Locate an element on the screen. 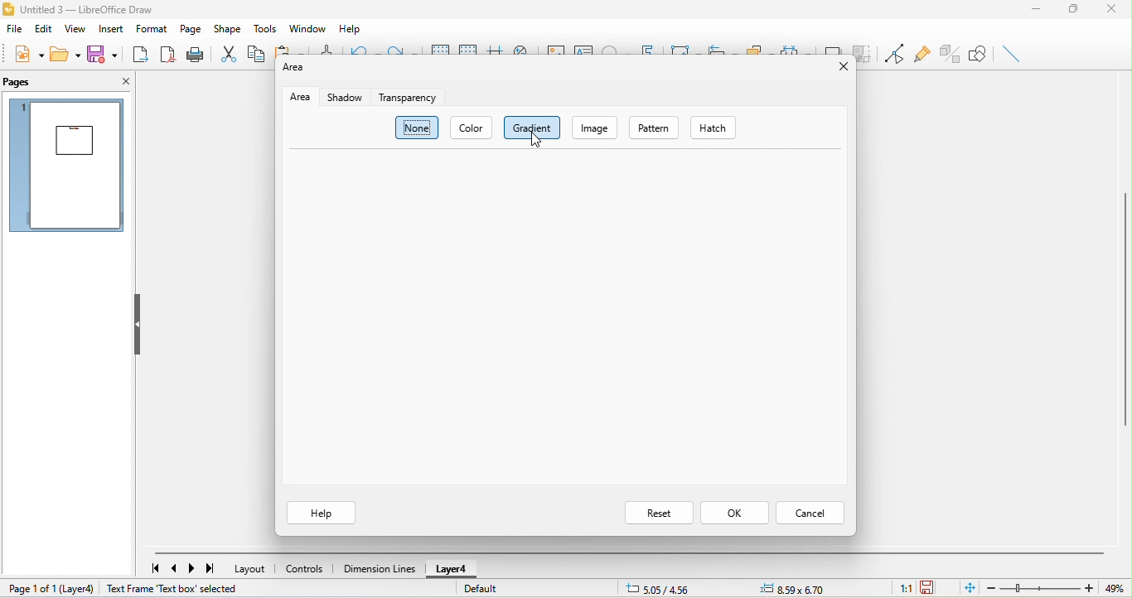 This screenshot has height=598, width=1132. insert line is located at coordinates (1014, 54).